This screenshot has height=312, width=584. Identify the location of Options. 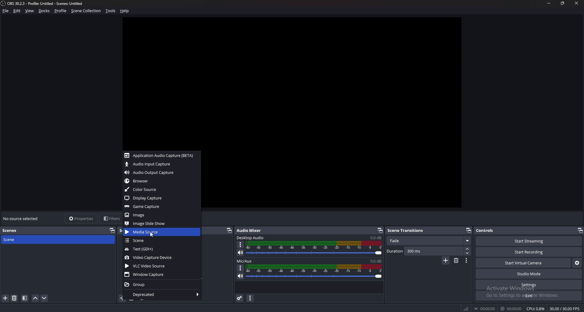
(241, 245).